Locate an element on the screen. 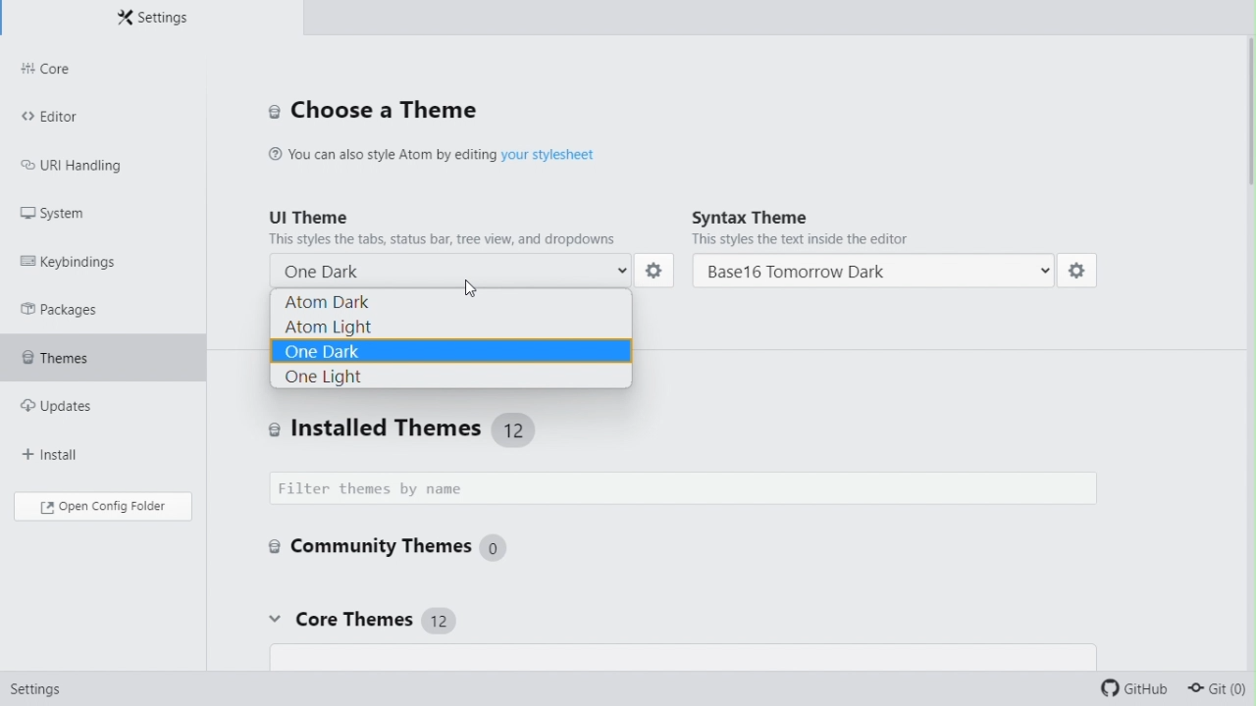 This screenshot has width=1256, height=706. atom dark is located at coordinates (455, 301).